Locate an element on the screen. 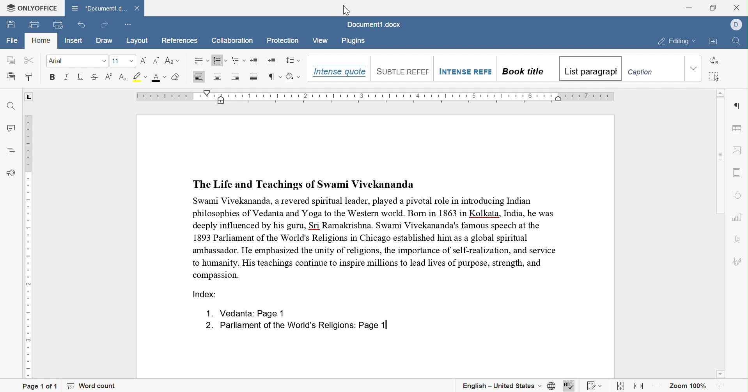 The width and height of the screenshot is (748, 392). layout is located at coordinates (138, 41).